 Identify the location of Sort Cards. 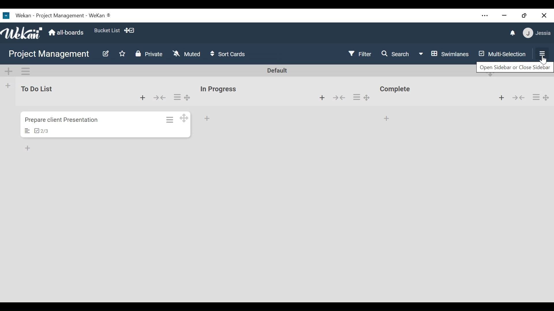
(228, 54).